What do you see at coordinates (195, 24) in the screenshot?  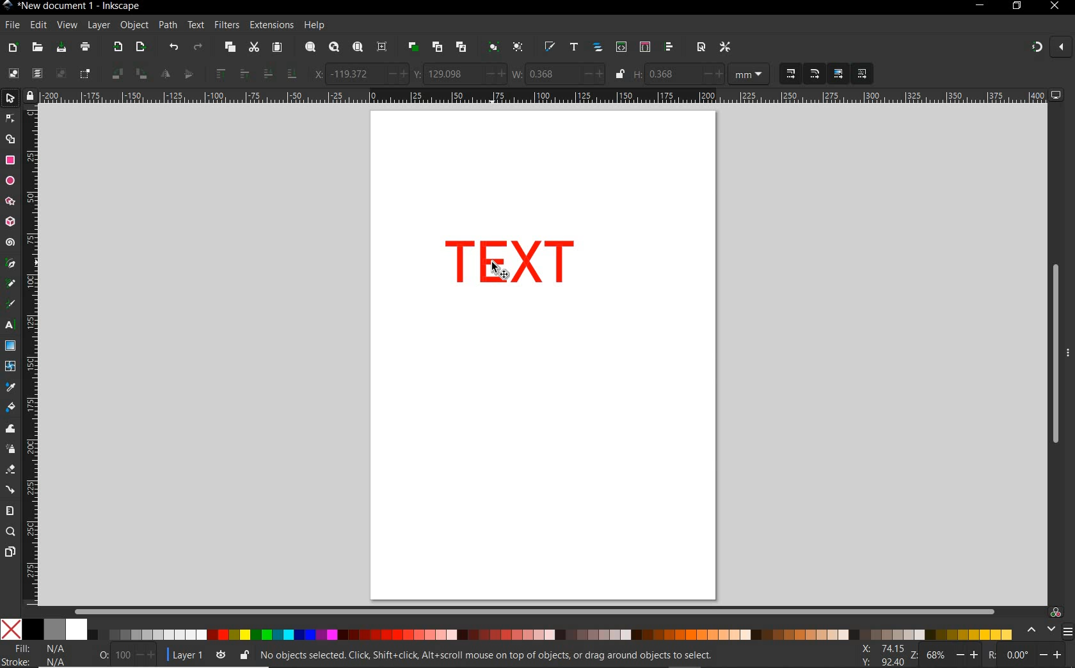 I see `TEXT` at bounding box center [195, 24].